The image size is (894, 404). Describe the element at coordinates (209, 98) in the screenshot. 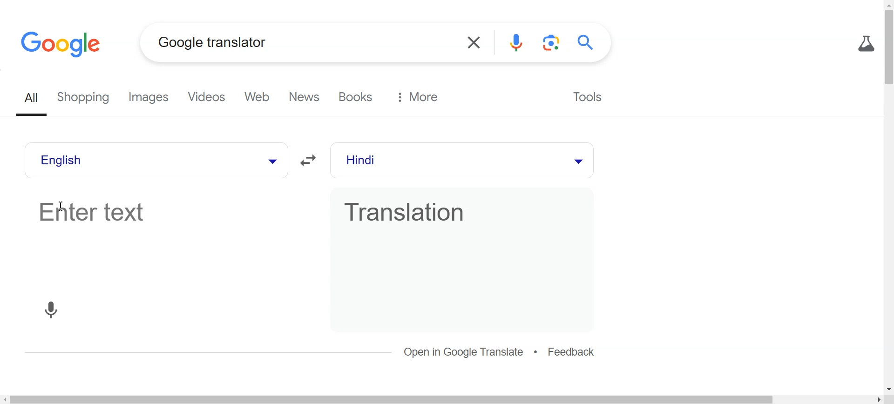

I see `Videos` at that location.